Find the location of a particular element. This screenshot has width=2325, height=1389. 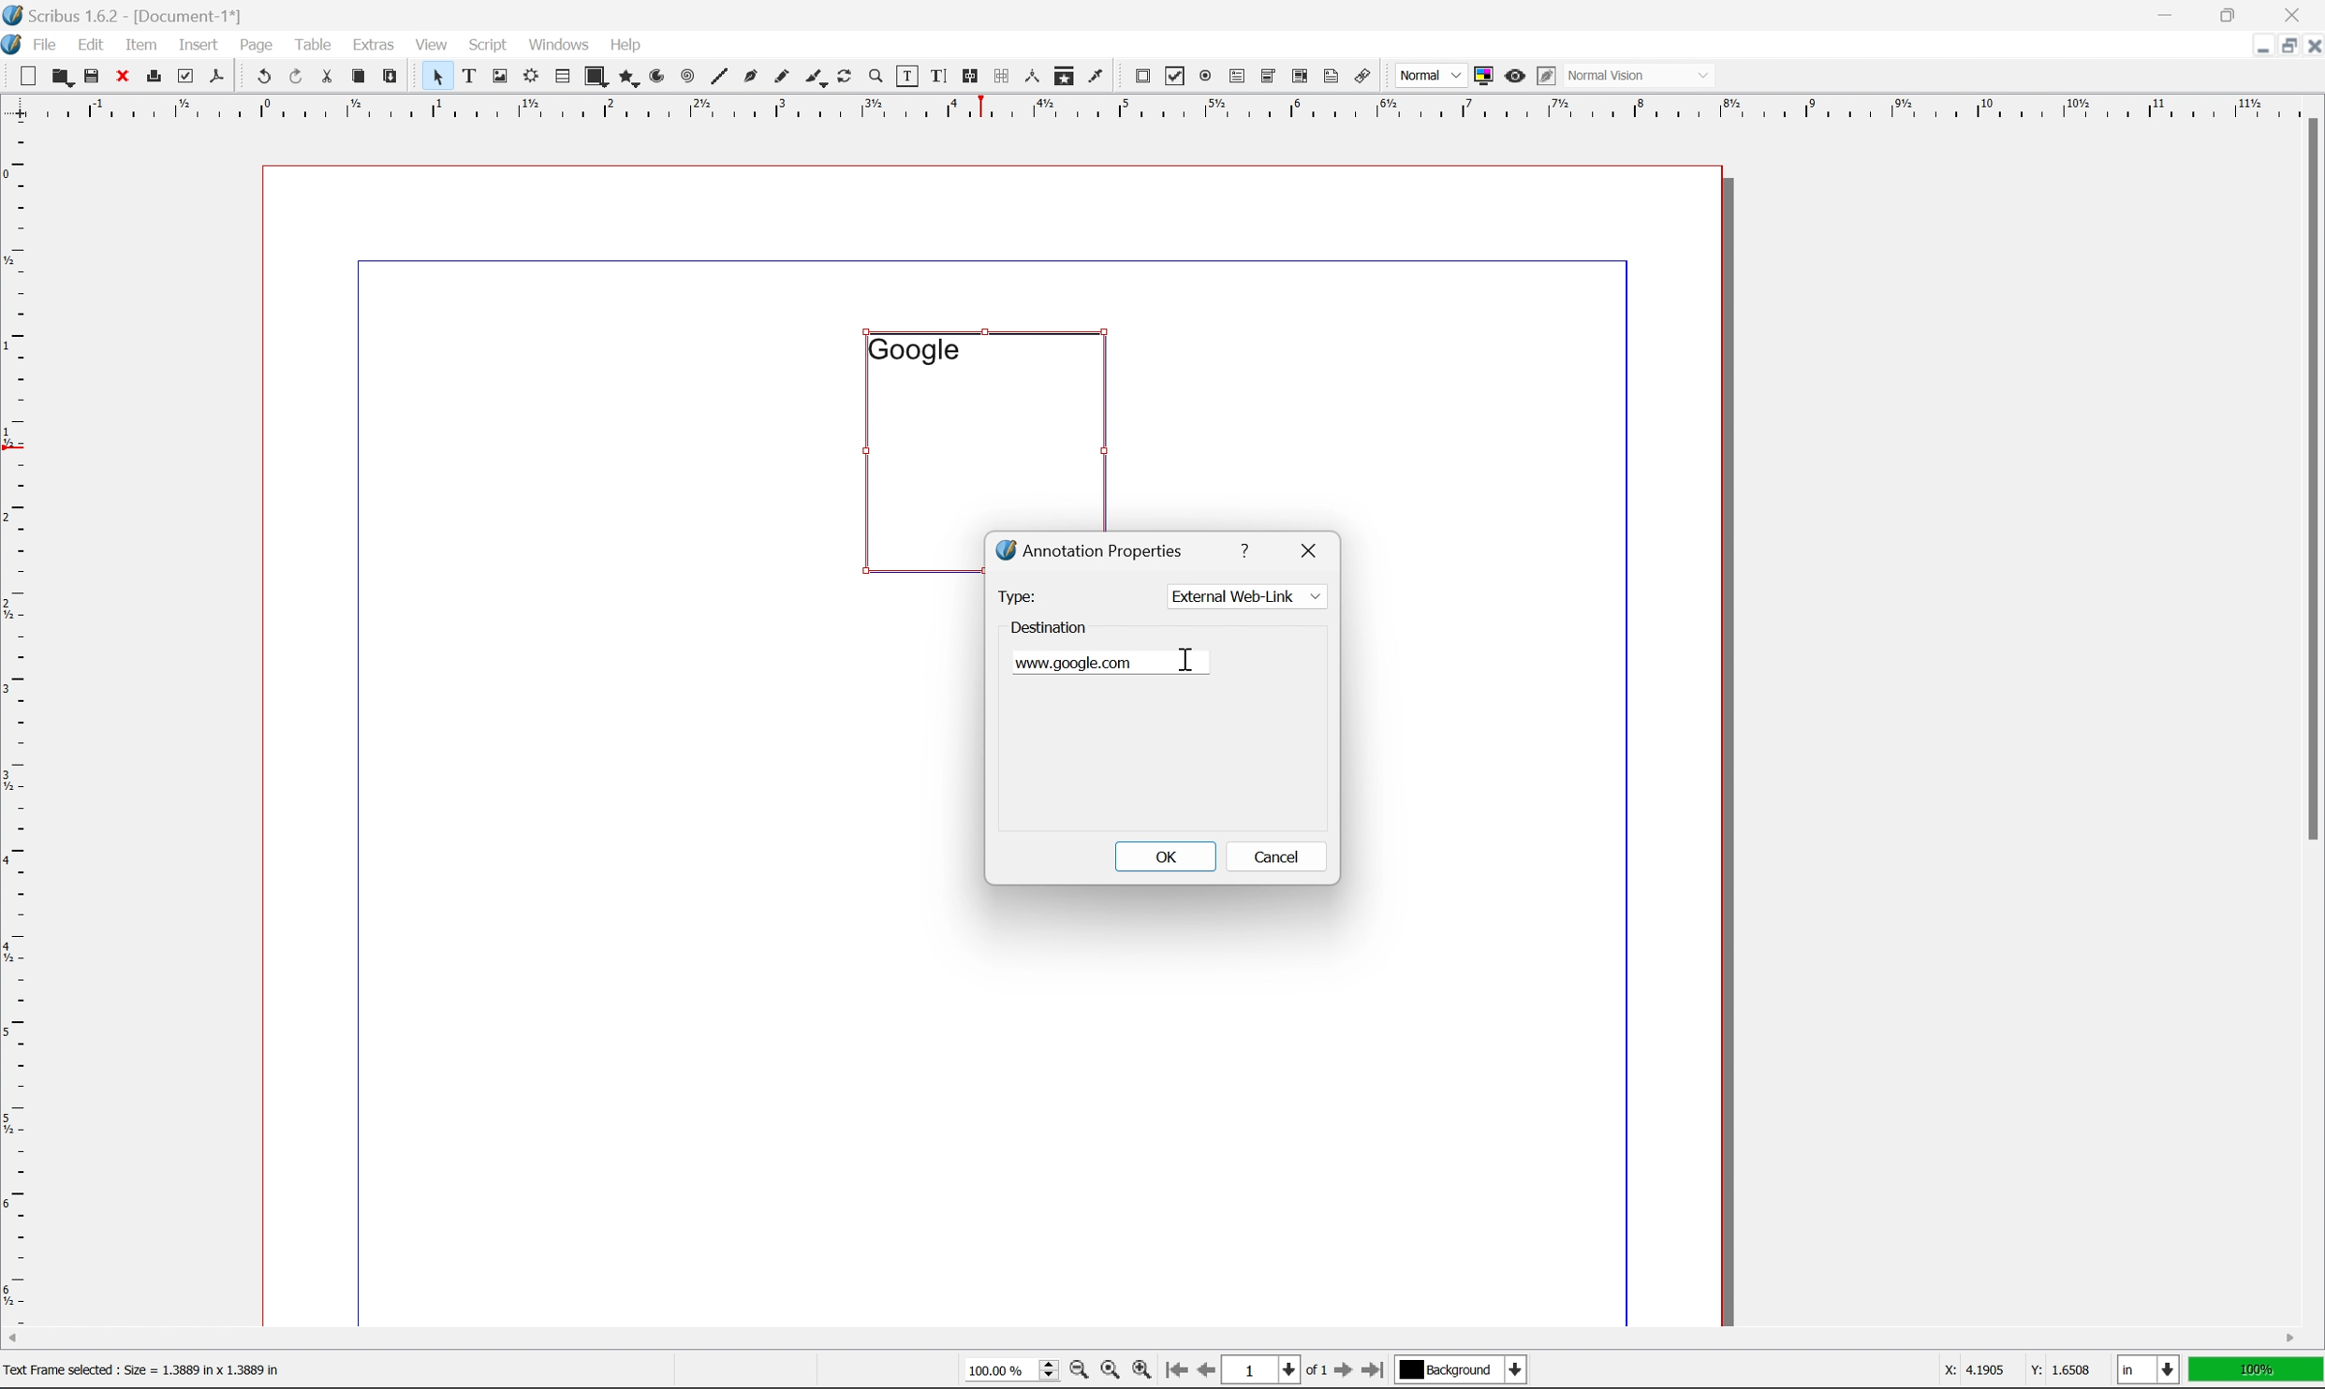

100% is located at coordinates (2257, 1370).